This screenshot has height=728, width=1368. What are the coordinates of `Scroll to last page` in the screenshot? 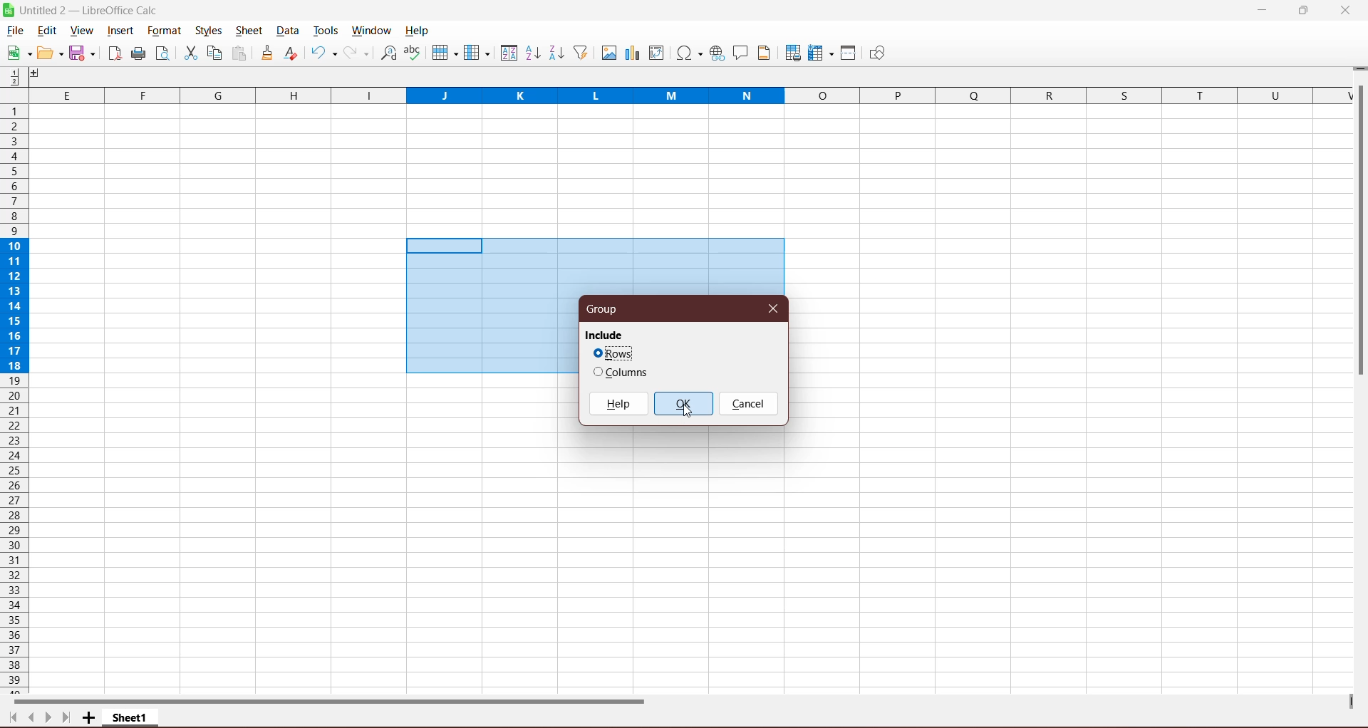 It's located at (65, 719).